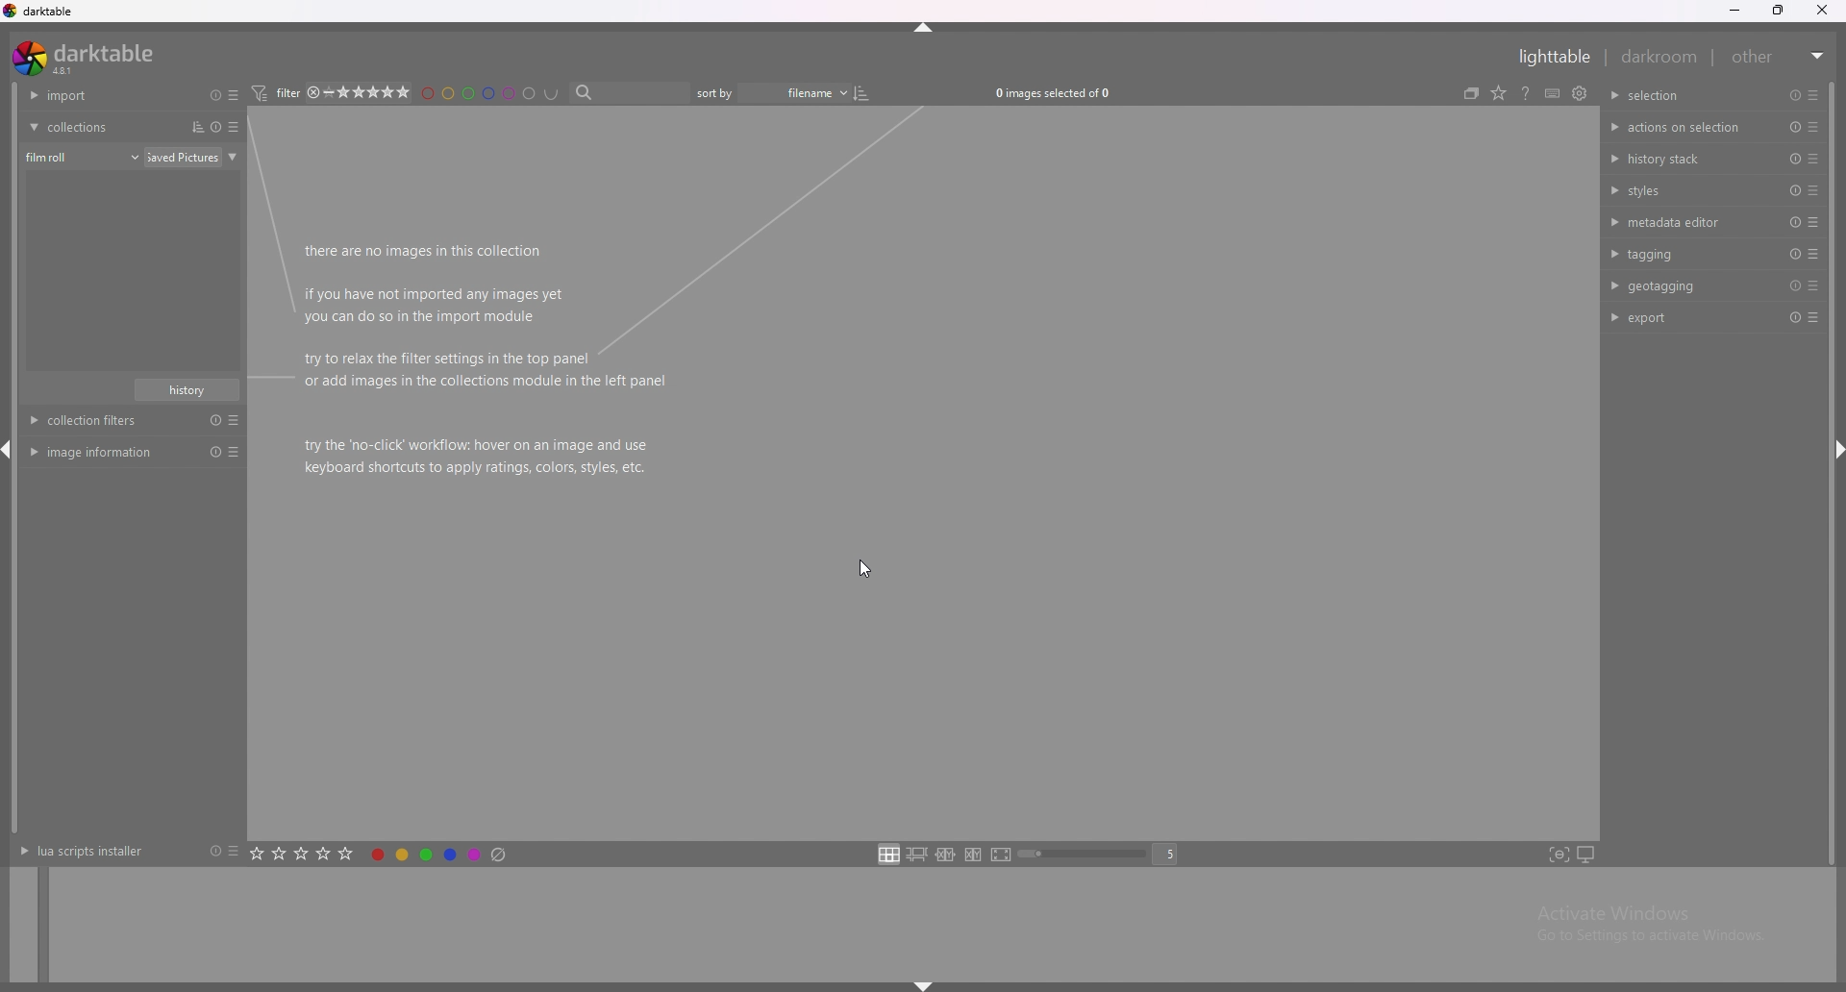  What do you see at coordinates (481, 457) in the screenshot?
I see `try the ‘no-click’ workflow: hover on an image and use
keyboard shortcuts to apply ratings, colors, styles, etc.` at bounding box center [481, 457].